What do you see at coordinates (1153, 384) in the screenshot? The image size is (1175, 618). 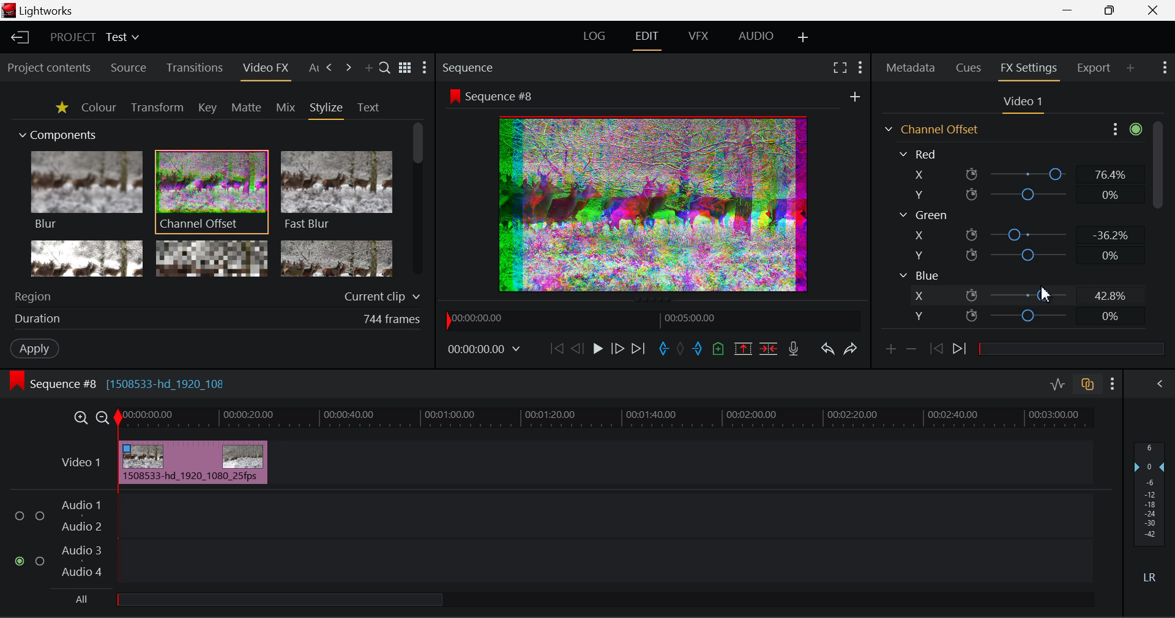 I see `Show Audio Mix` at bounding box center [1153, 384].